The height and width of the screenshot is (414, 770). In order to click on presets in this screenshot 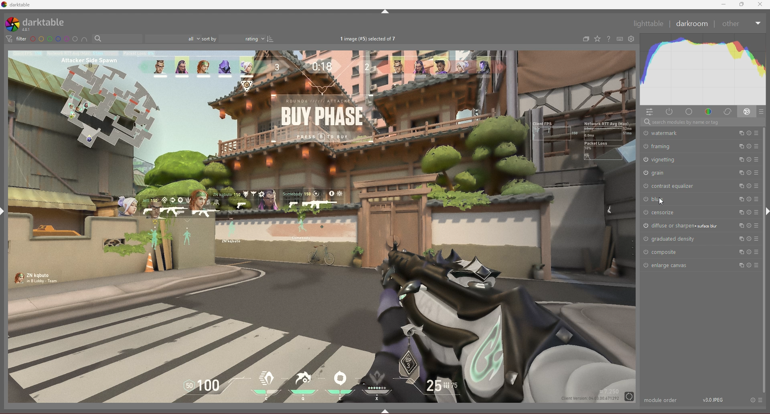, I will do `click(756, 199)`.